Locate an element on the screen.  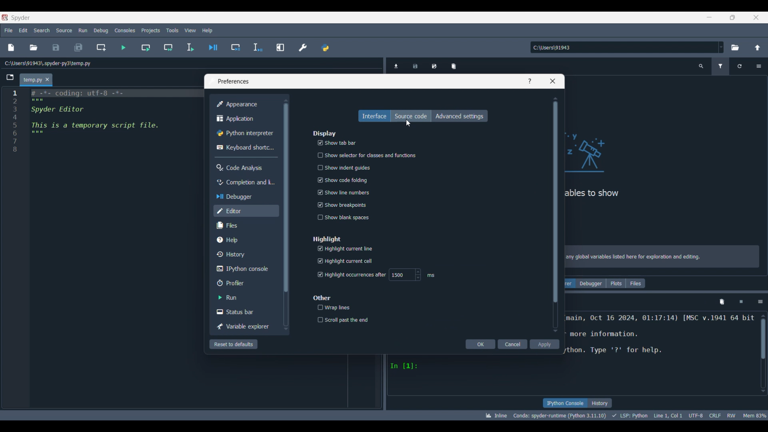
Window title is located at coordinates (232, 81).